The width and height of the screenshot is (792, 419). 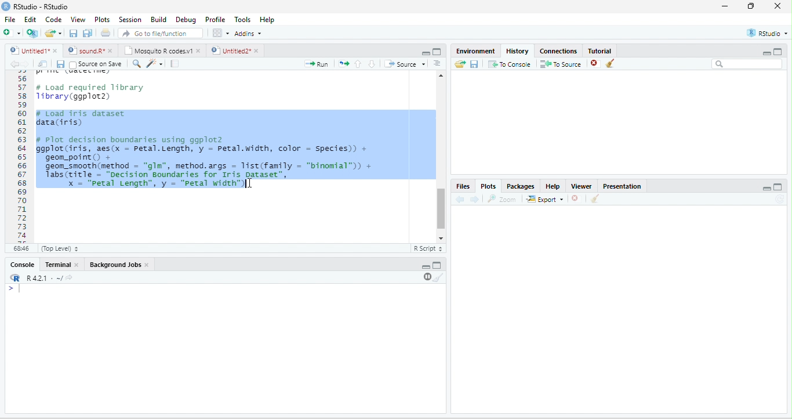 I want to click on Plots, so click(x=489, y=187).